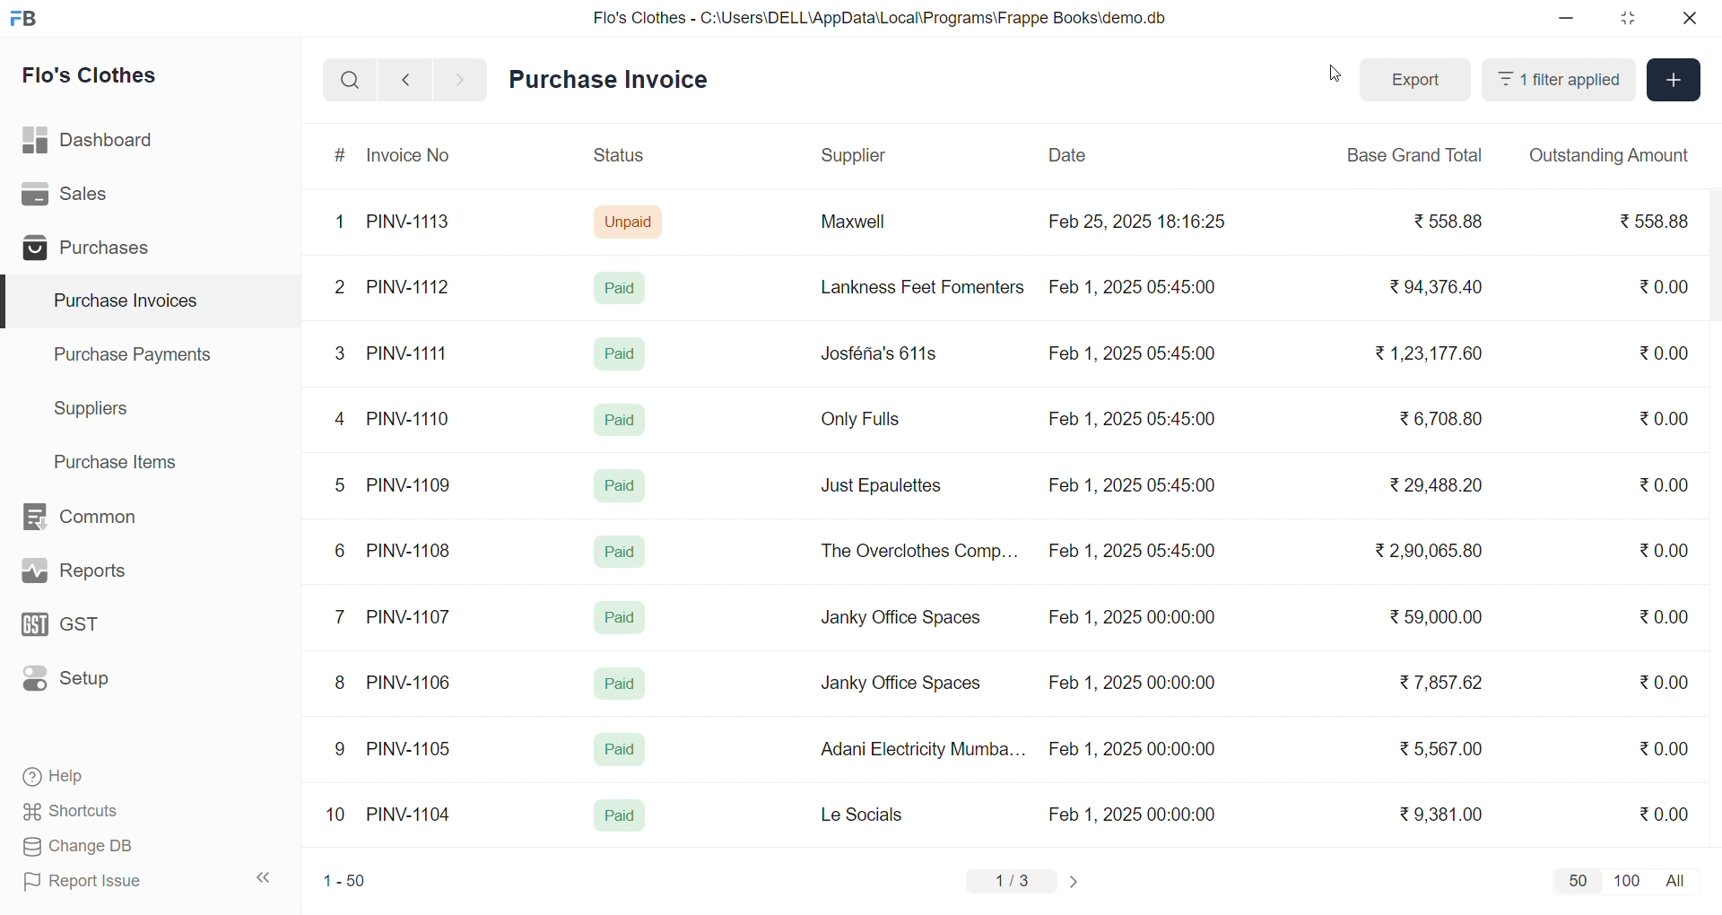  I want to click on 100, so click(1624, 879).